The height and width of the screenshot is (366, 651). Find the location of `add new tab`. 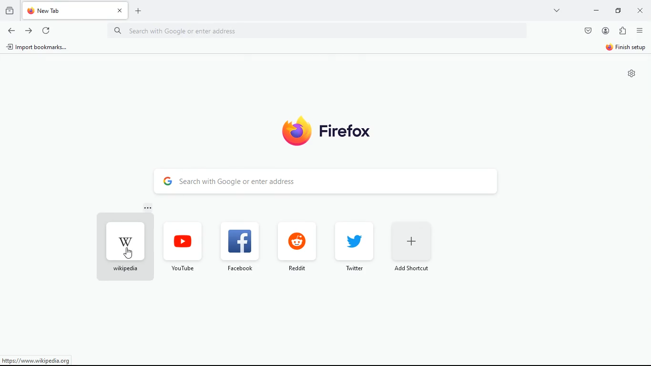

add new tab is located at coordinates (140, 10).